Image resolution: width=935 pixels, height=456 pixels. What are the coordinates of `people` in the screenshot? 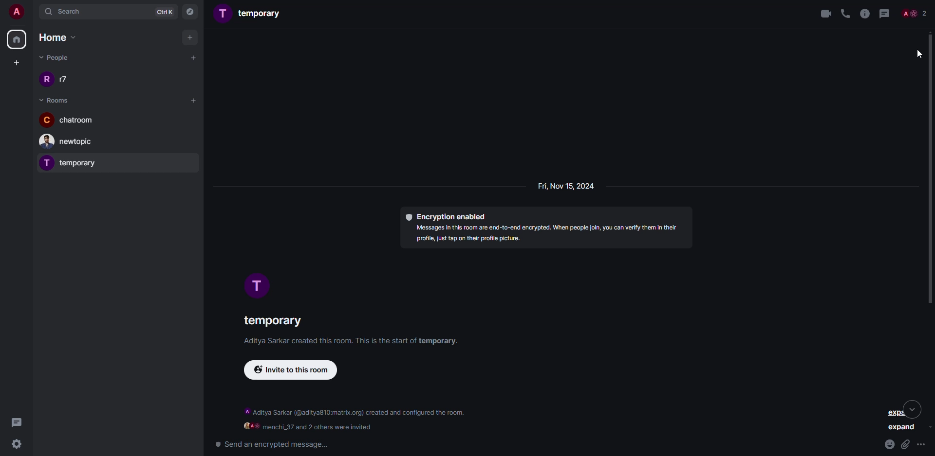 It's located at (915, 13).